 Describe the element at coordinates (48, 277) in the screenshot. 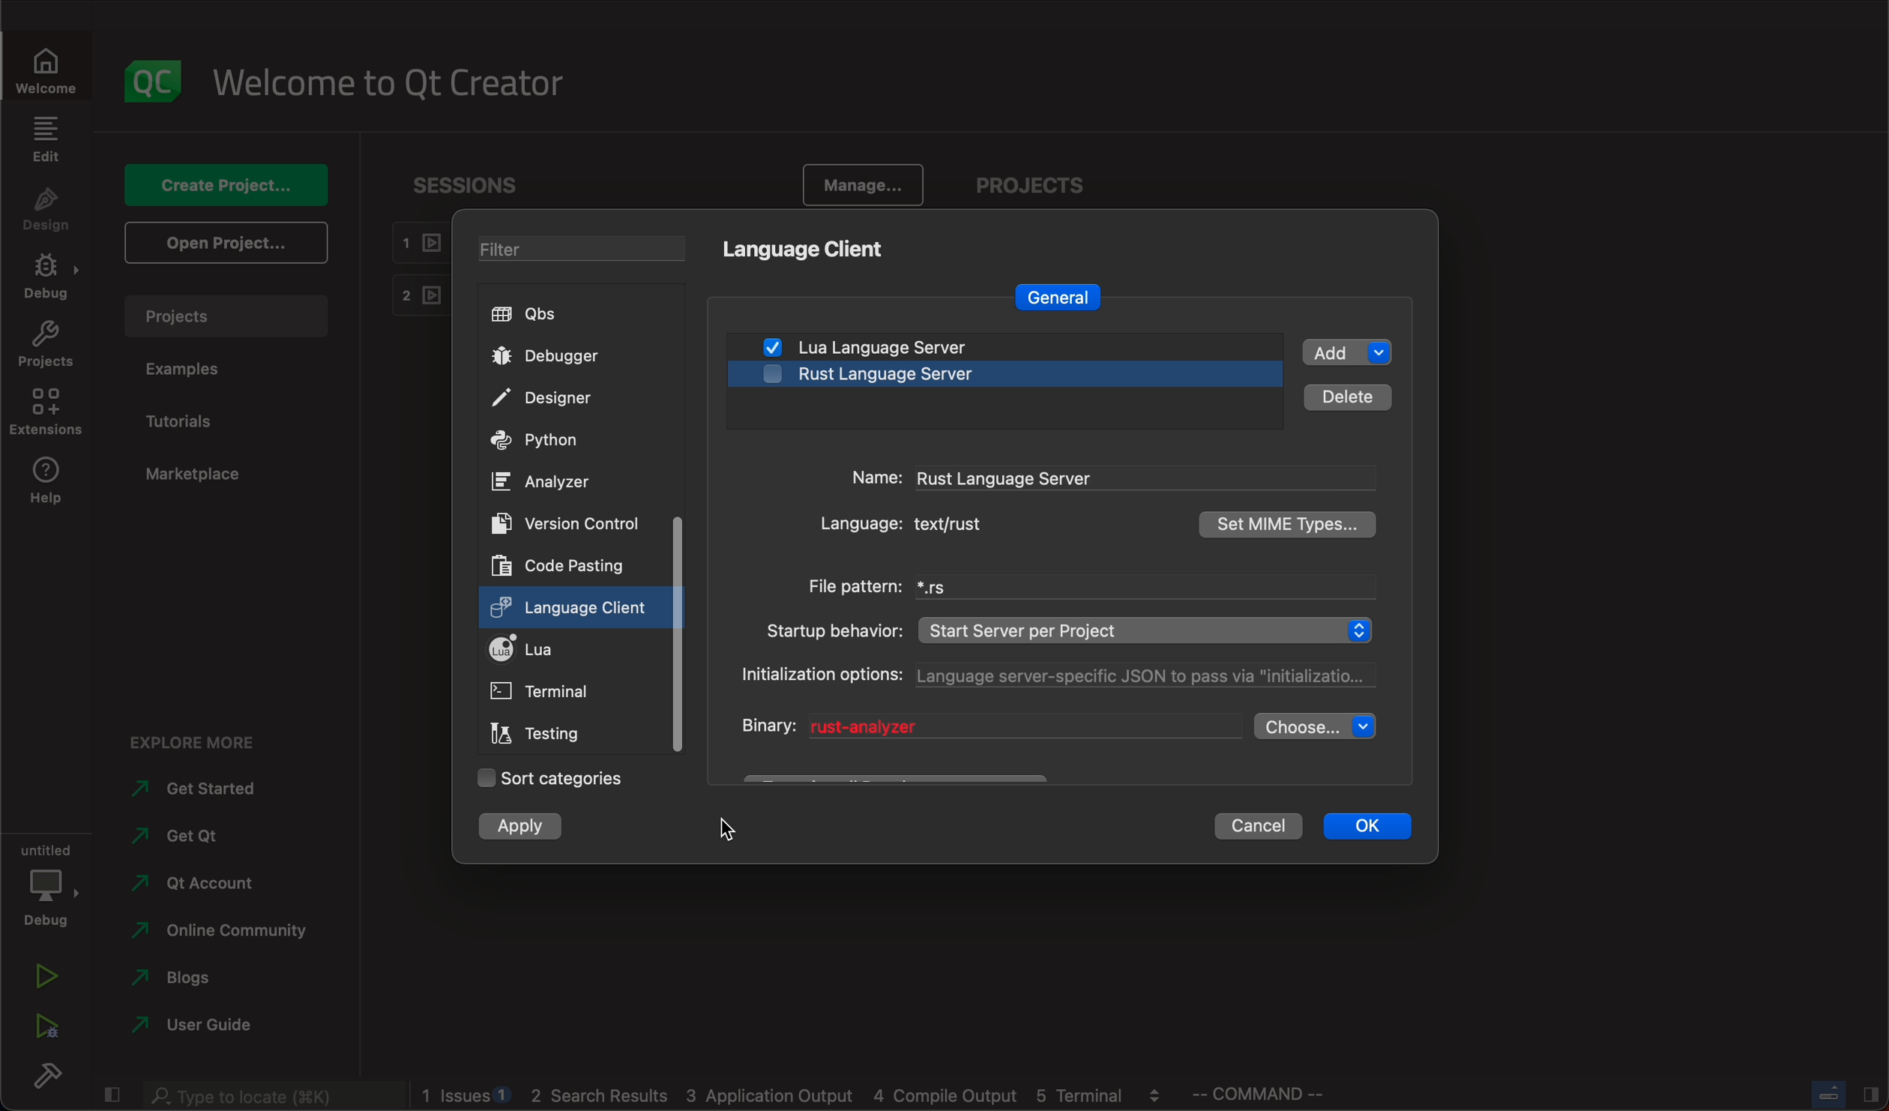

I see `debug` at that location.